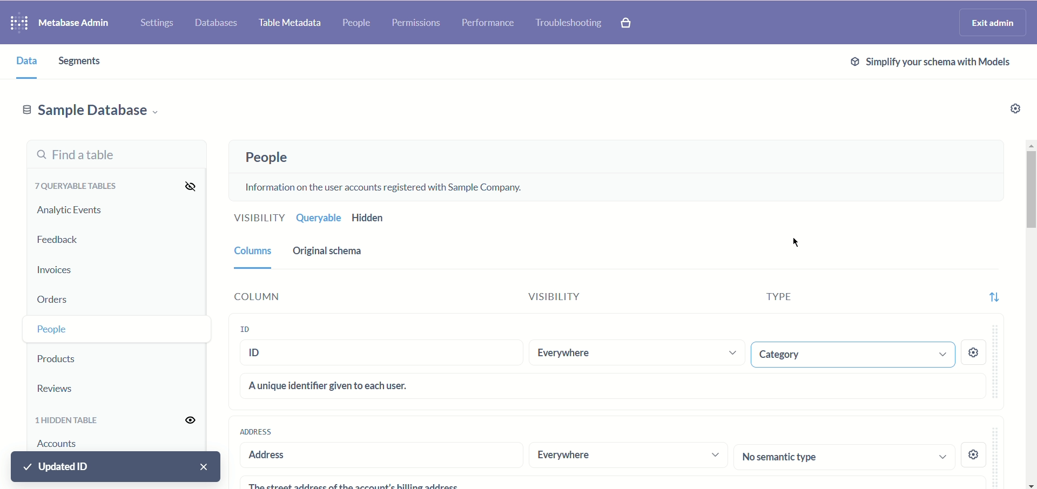 This screenshot has width=1037, height=489. What do you see at coordinates (73, 297) in the screenshot?
I see `Orders` at bounding box center [73, 297].